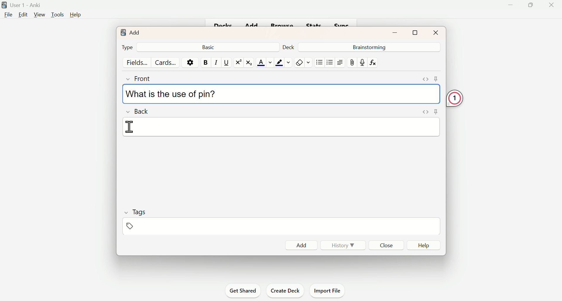 The image size is (562, 301). I want to click on Brainstorming, so click(368, 47).